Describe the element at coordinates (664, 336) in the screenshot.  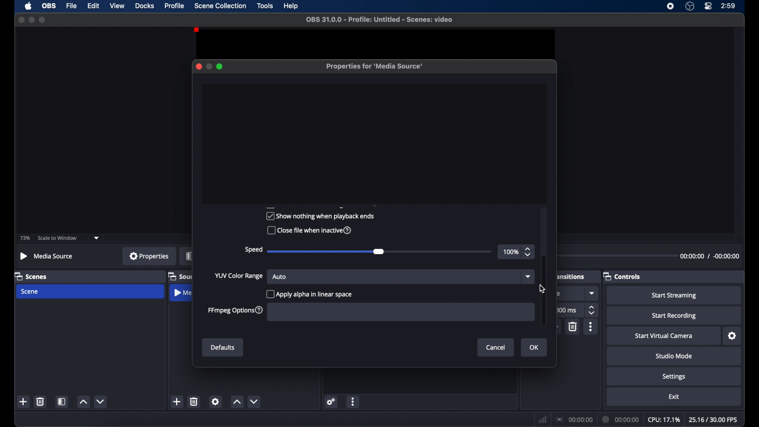
I see `start virtual camera` at that location.